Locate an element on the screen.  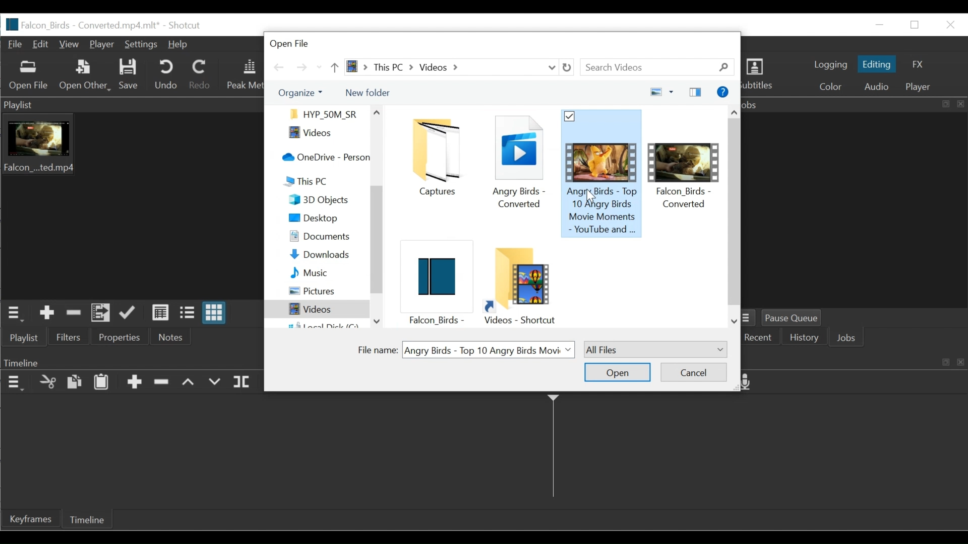
Cursor is located at coordinates (592, 197).